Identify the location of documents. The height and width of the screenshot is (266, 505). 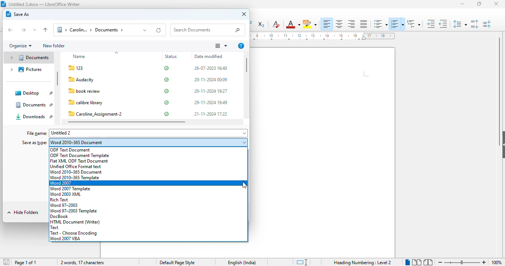
(95, 30).